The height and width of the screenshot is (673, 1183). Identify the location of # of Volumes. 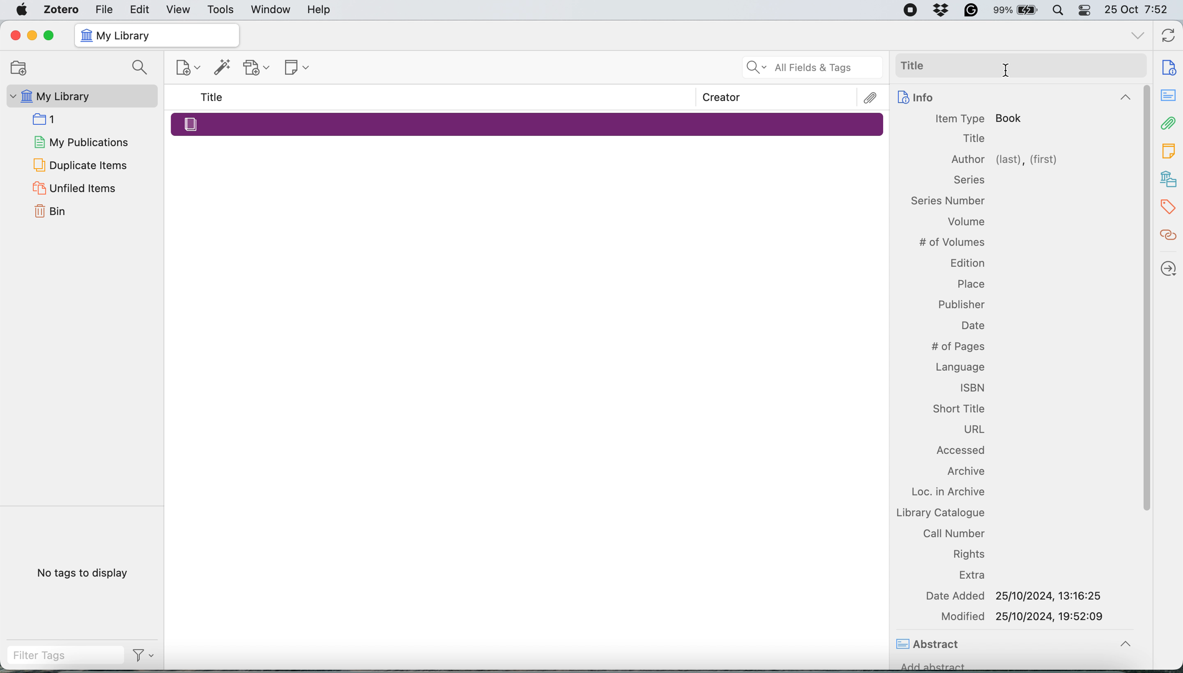
(952, 242).